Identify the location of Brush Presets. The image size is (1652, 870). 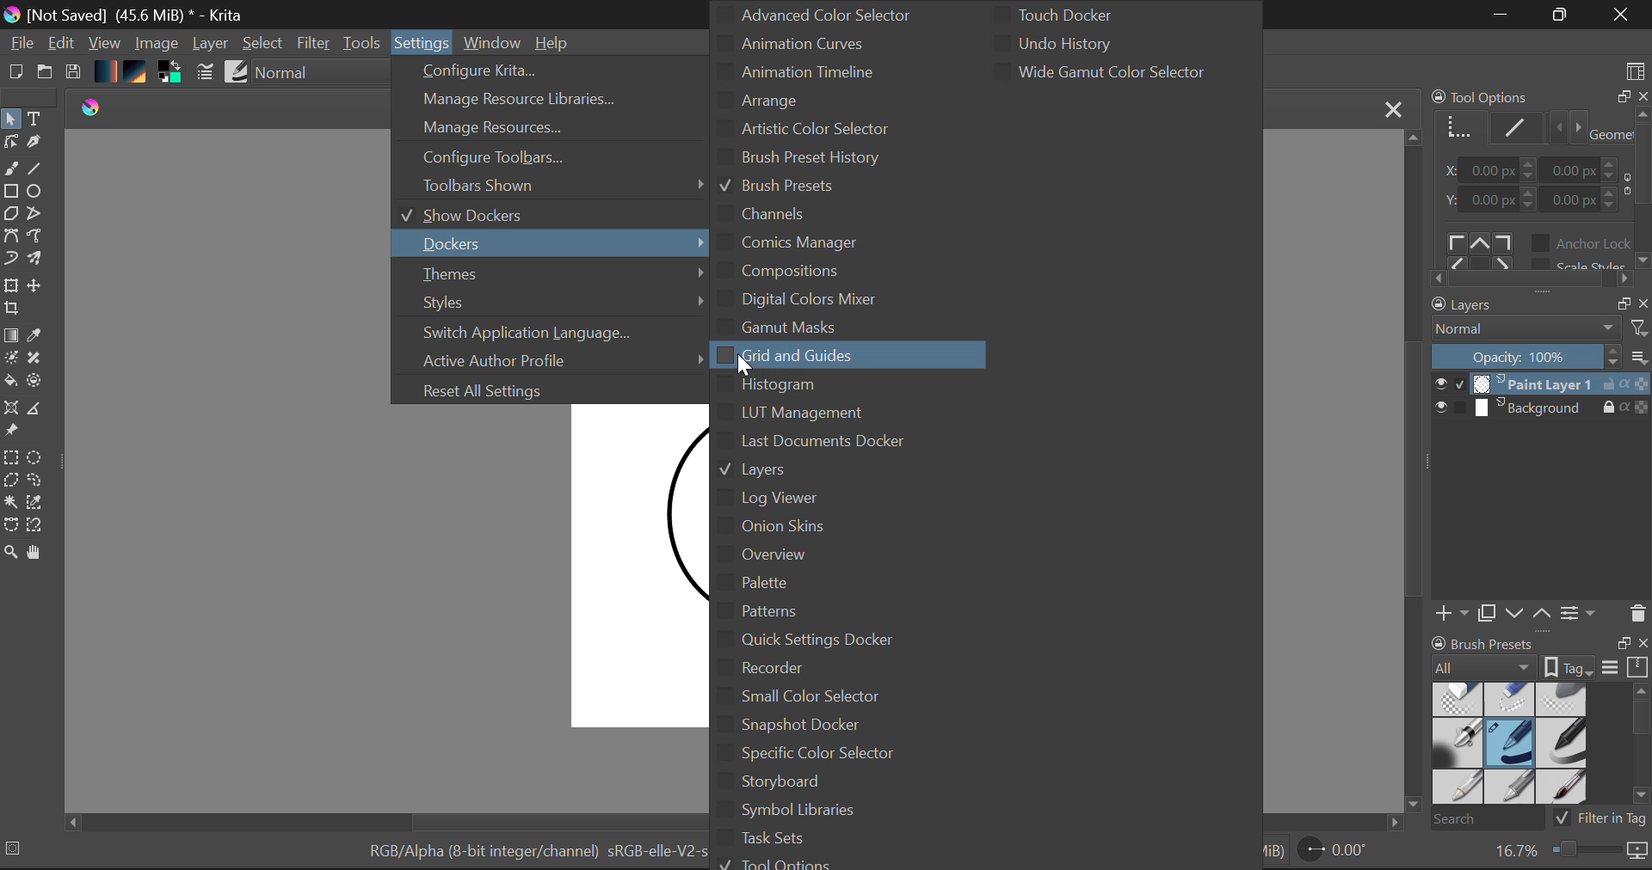
(776, 188).